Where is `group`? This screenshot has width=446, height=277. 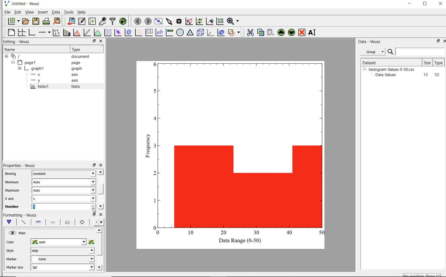 group is located at coordinates (372, 52).